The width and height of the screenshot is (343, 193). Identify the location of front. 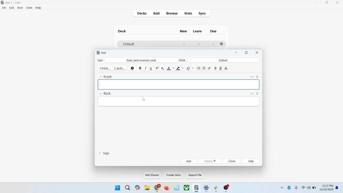
(107, 76).